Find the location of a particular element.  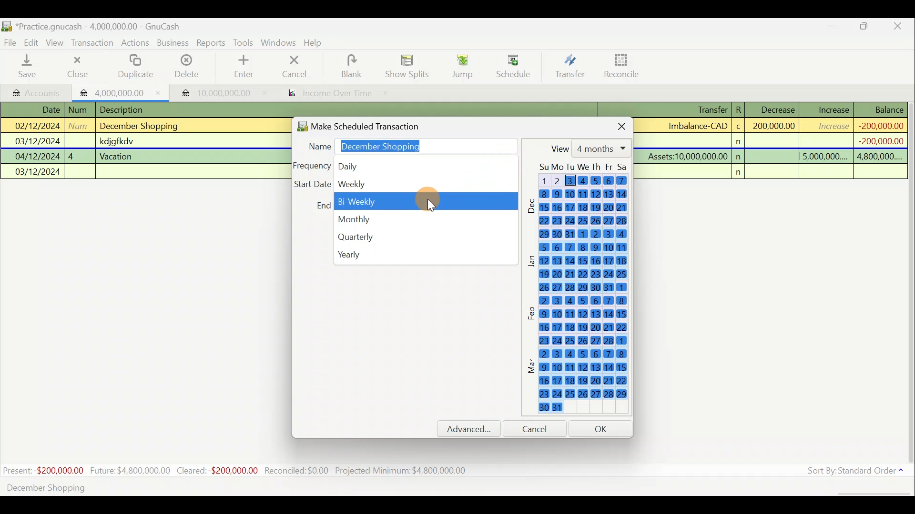

Blank is located at coordinates (350, 67).